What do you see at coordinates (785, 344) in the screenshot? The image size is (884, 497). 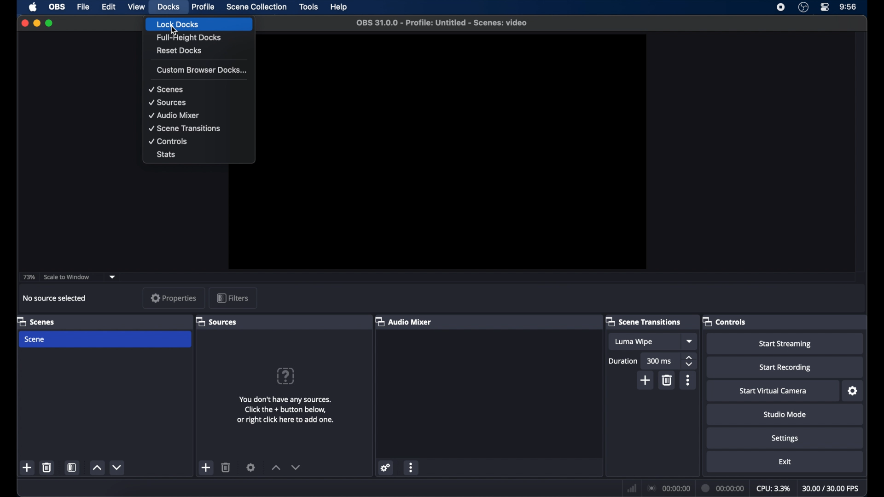 I see `start streaming` at bounding box center [785, 344].